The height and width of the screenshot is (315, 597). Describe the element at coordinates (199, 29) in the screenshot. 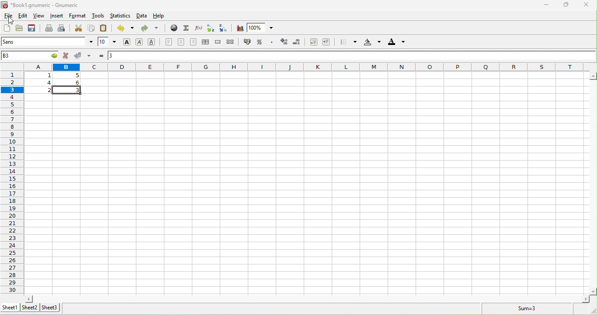

I see `edit the function` at that location.